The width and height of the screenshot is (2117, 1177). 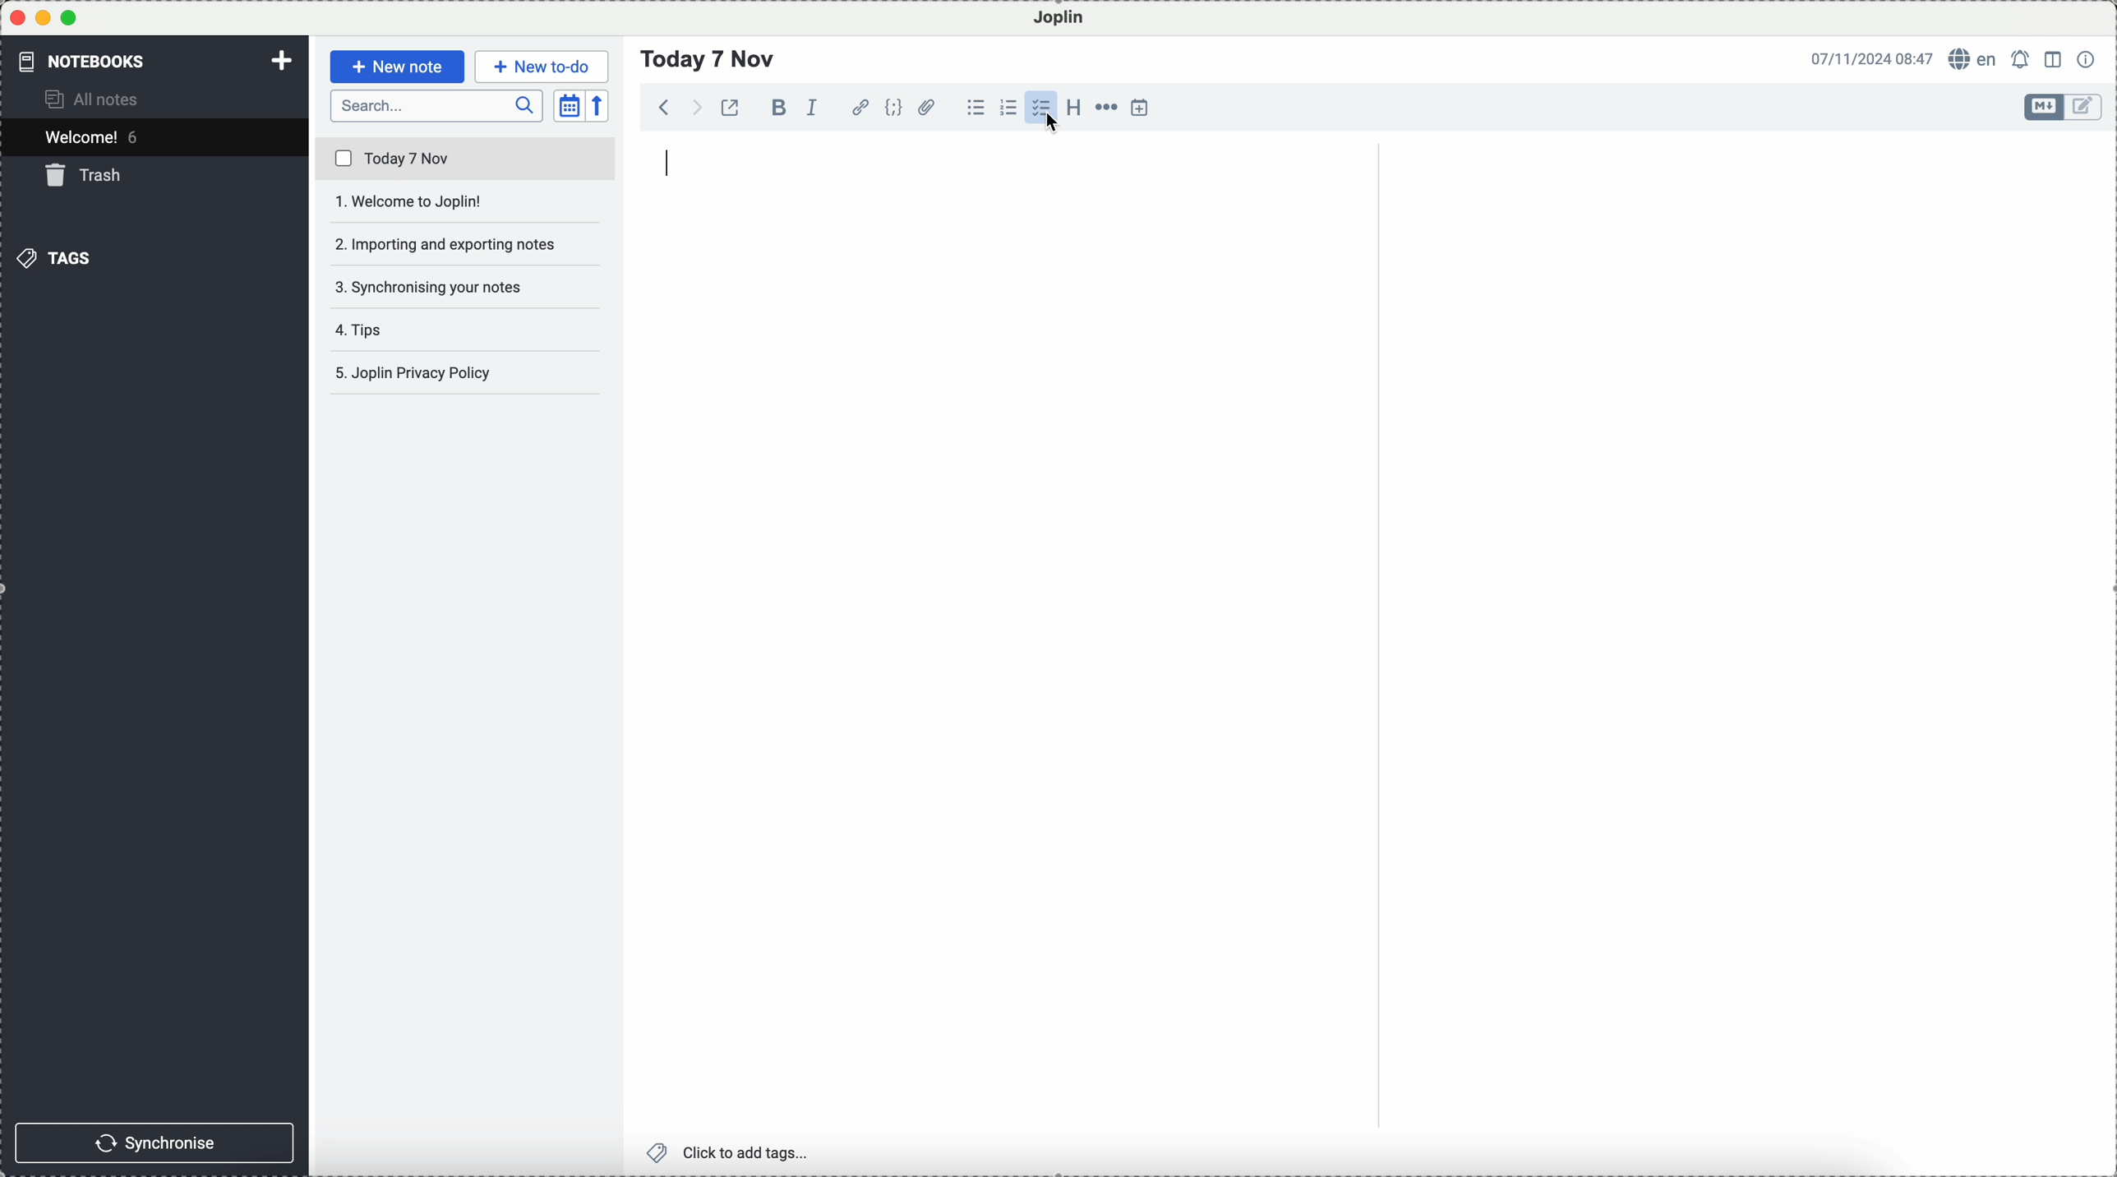 I want to click on reverse sort order, so click(x=599, y=106).